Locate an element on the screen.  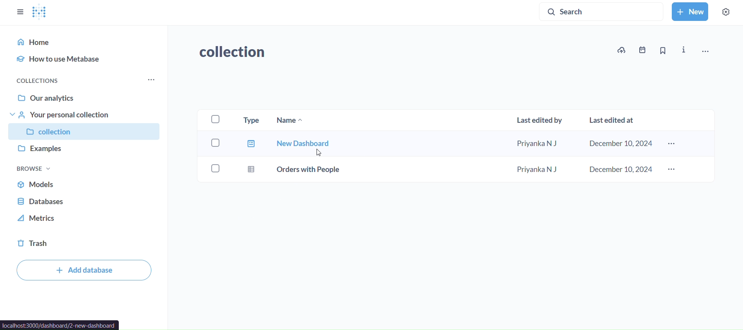
add database is located at coordinates (82, 270).